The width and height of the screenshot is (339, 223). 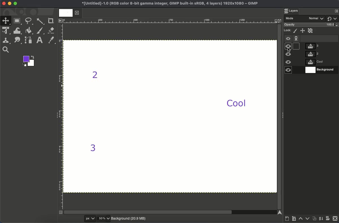 I want to click on Colors, so click(x=29, y=61).